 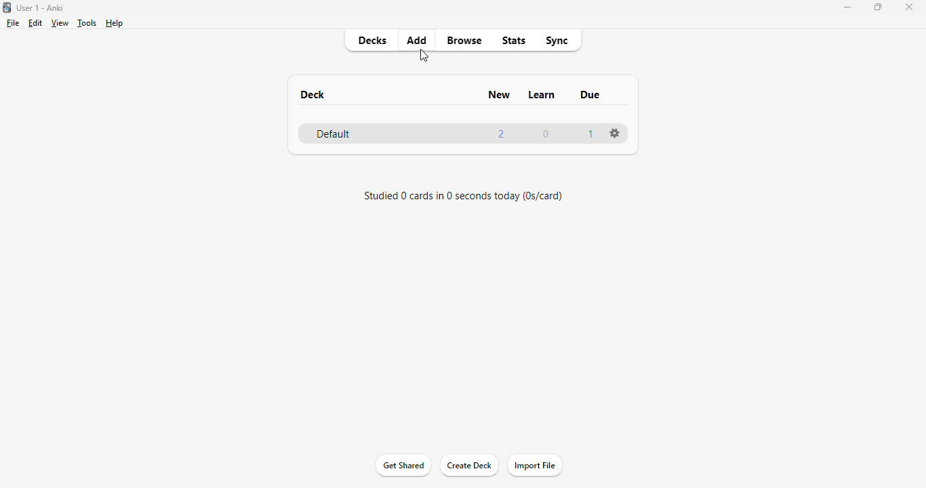 What do you see at coordinates (469, 466) in the screenshot?
I see `create deck` at bounding box center [469, 466].